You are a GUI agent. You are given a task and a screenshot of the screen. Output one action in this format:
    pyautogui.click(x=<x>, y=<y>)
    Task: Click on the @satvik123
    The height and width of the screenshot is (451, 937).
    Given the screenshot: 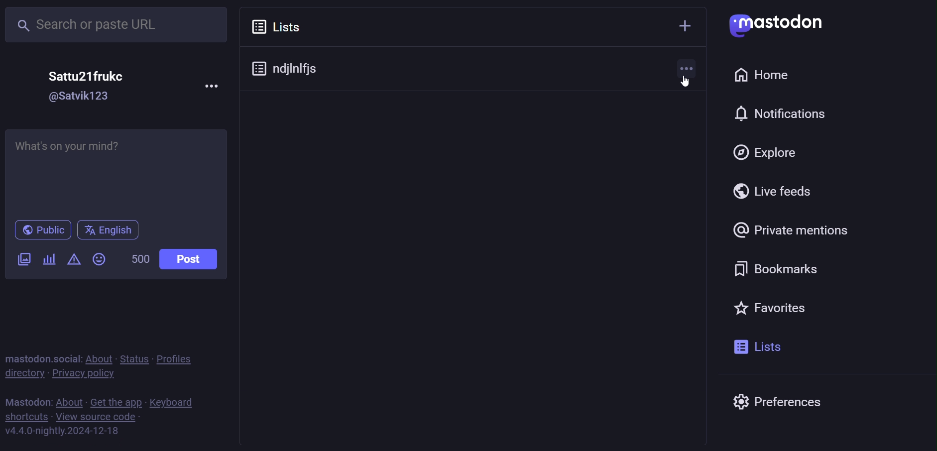 What is the action you would take?
    pyautogui.click(x=83, y=96)
    